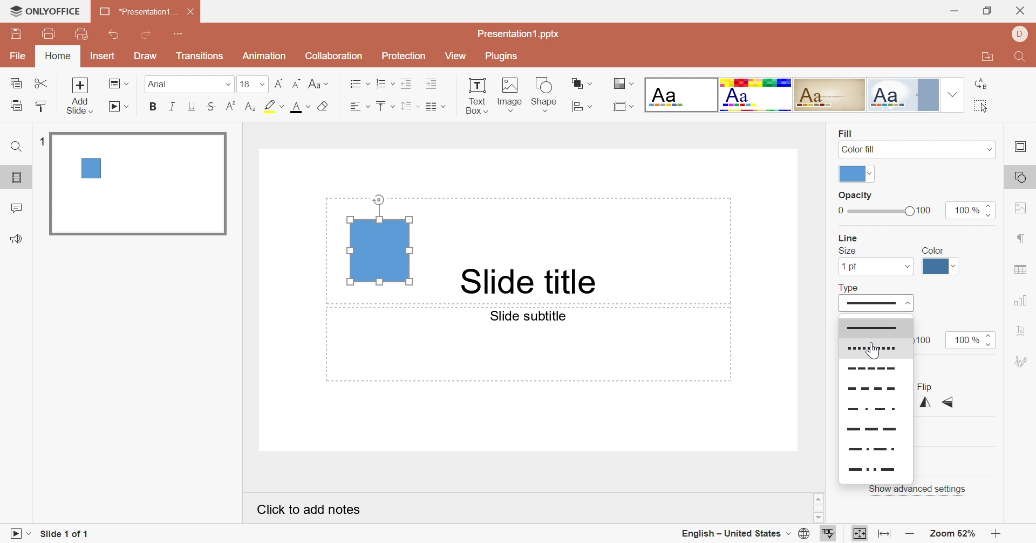 The width and height of the screenshot is (1036, 543). What do you see at coordinates (1021, 56) in the screenshot?
I see `Find` at bounding box center [1021, 56].